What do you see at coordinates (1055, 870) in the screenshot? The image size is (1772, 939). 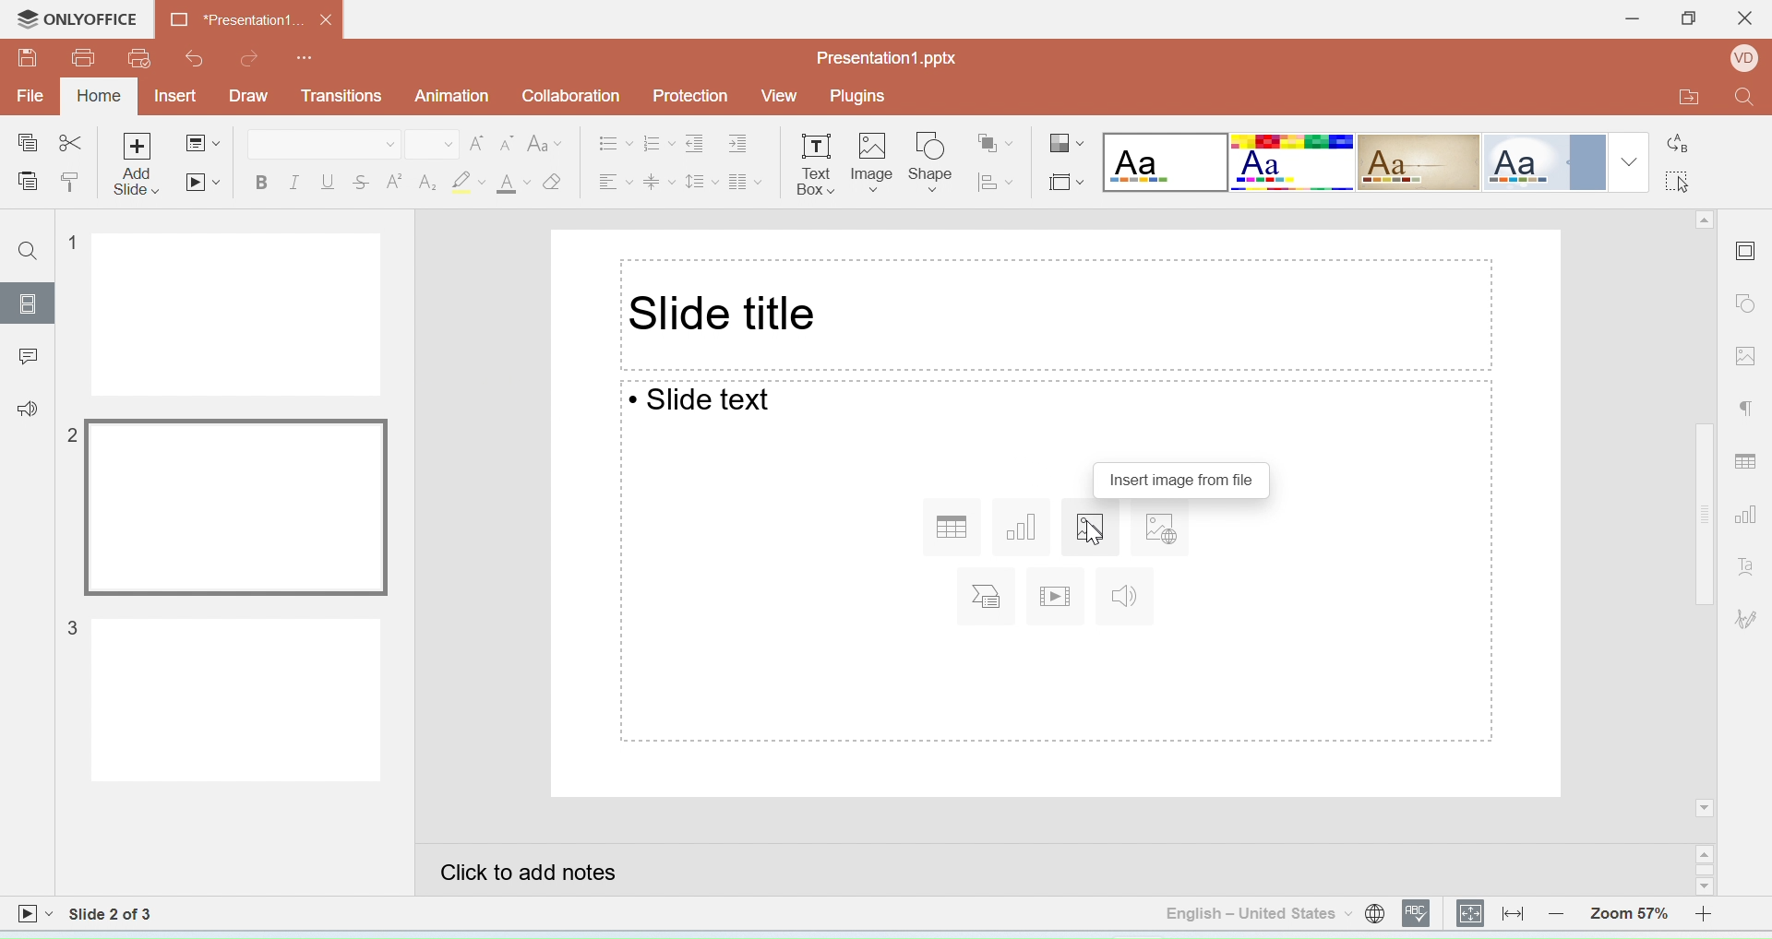 I see `Click to add notes` at bounding box center [1055, 870].